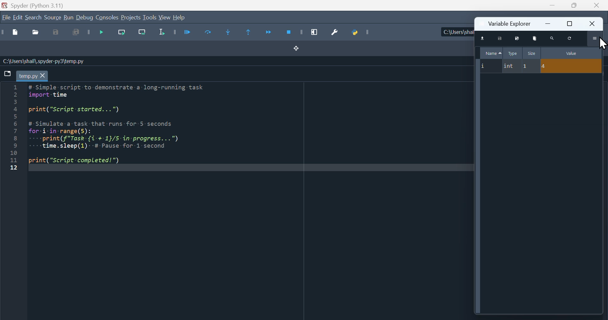 The height and width of the screenshot is (320, 608). Describe the element at coordinates (297, 49) in the screenshot. I see `Drag and drop button` at that location.